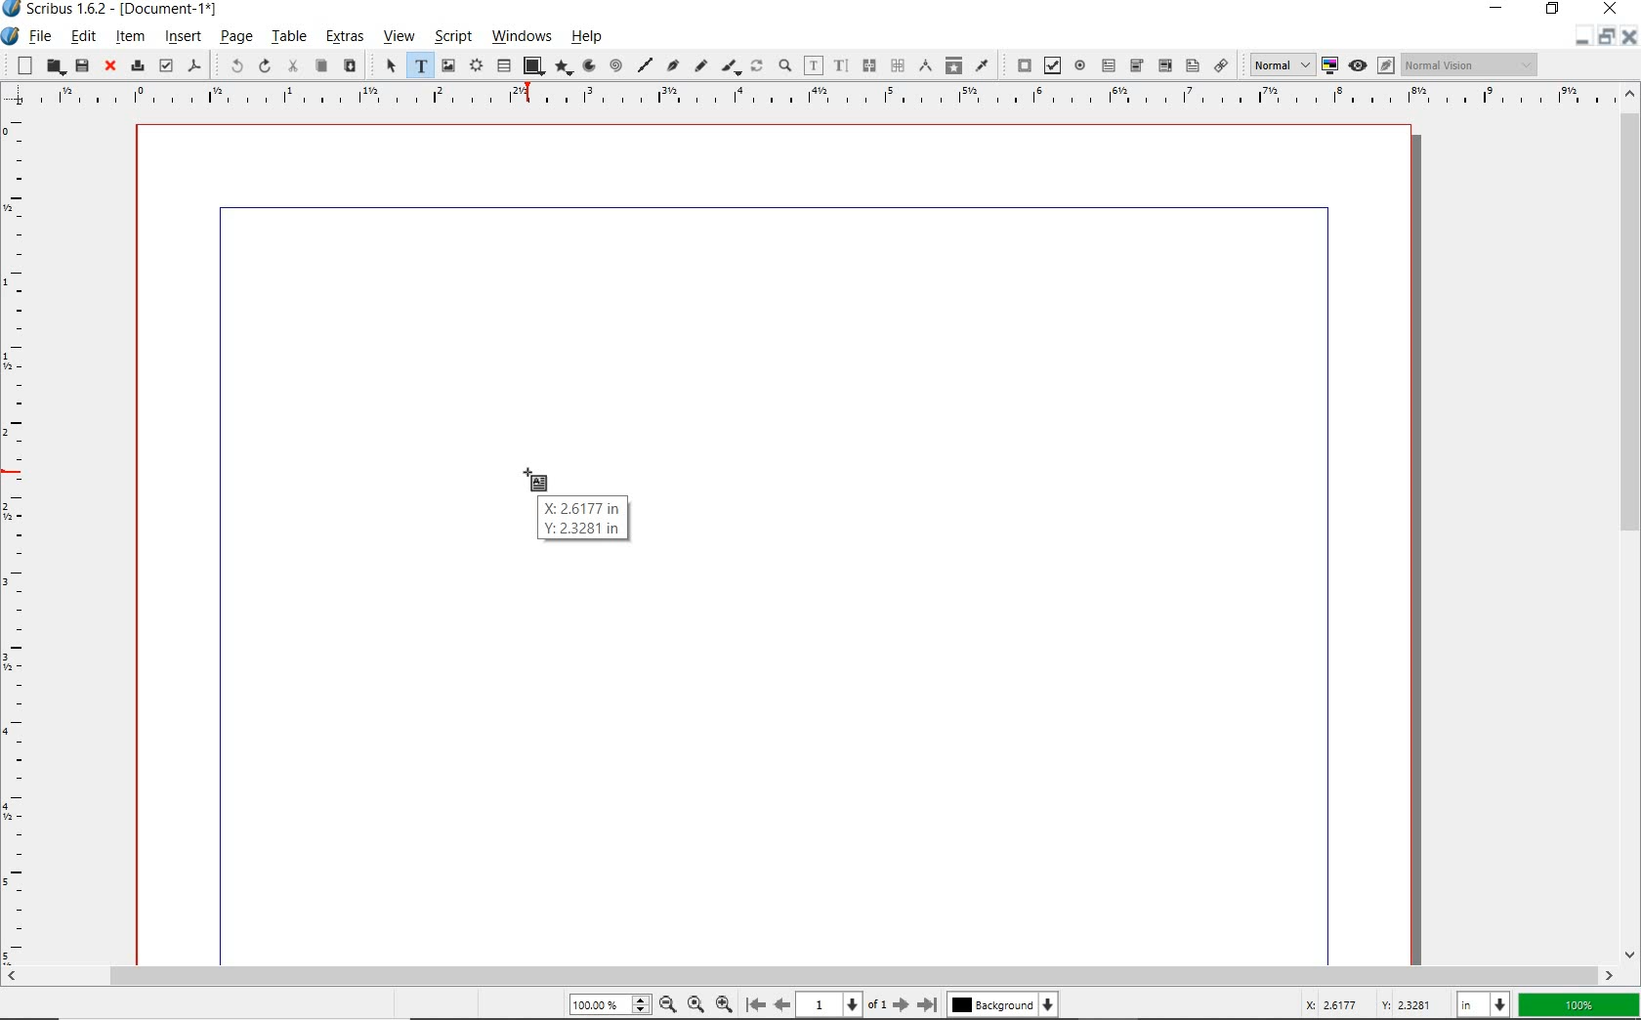  I want to click on pdf combo box, so click(1136, 66).